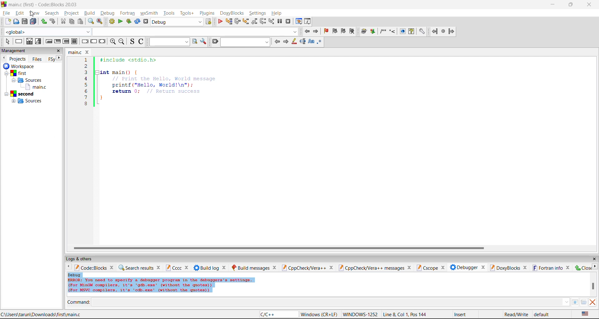 The image size is (599, 319). Describe the element at coordinates (246, 22) in the screenshot. I see `step into` at that location.